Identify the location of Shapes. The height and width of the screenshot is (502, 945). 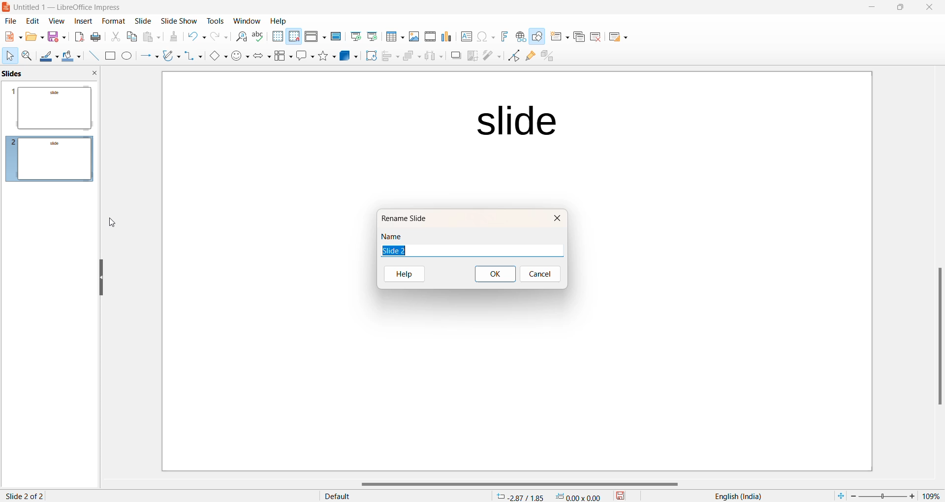
(326, 56).